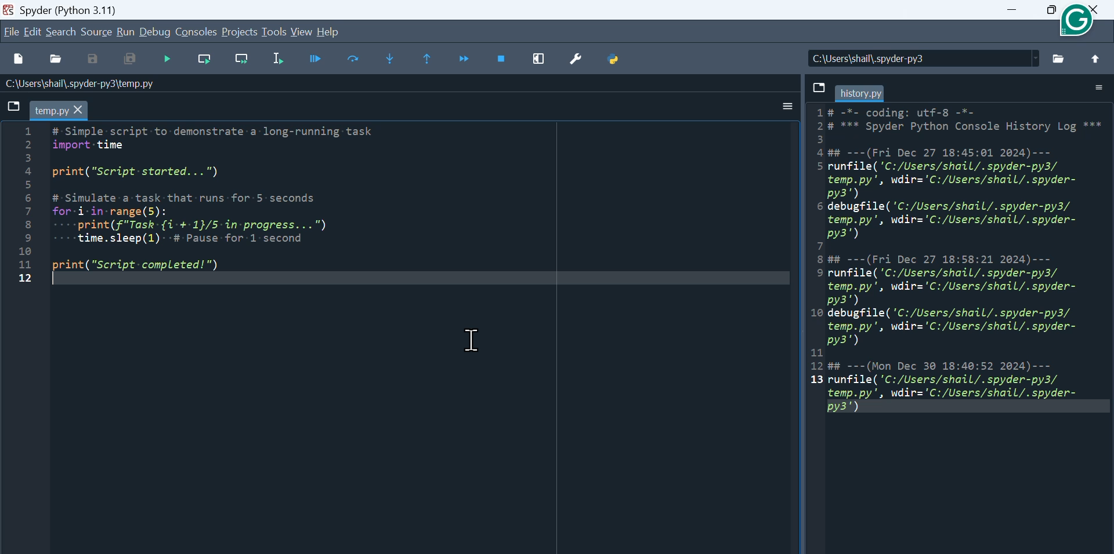  I want to click on temp.py , so click(59, 110).